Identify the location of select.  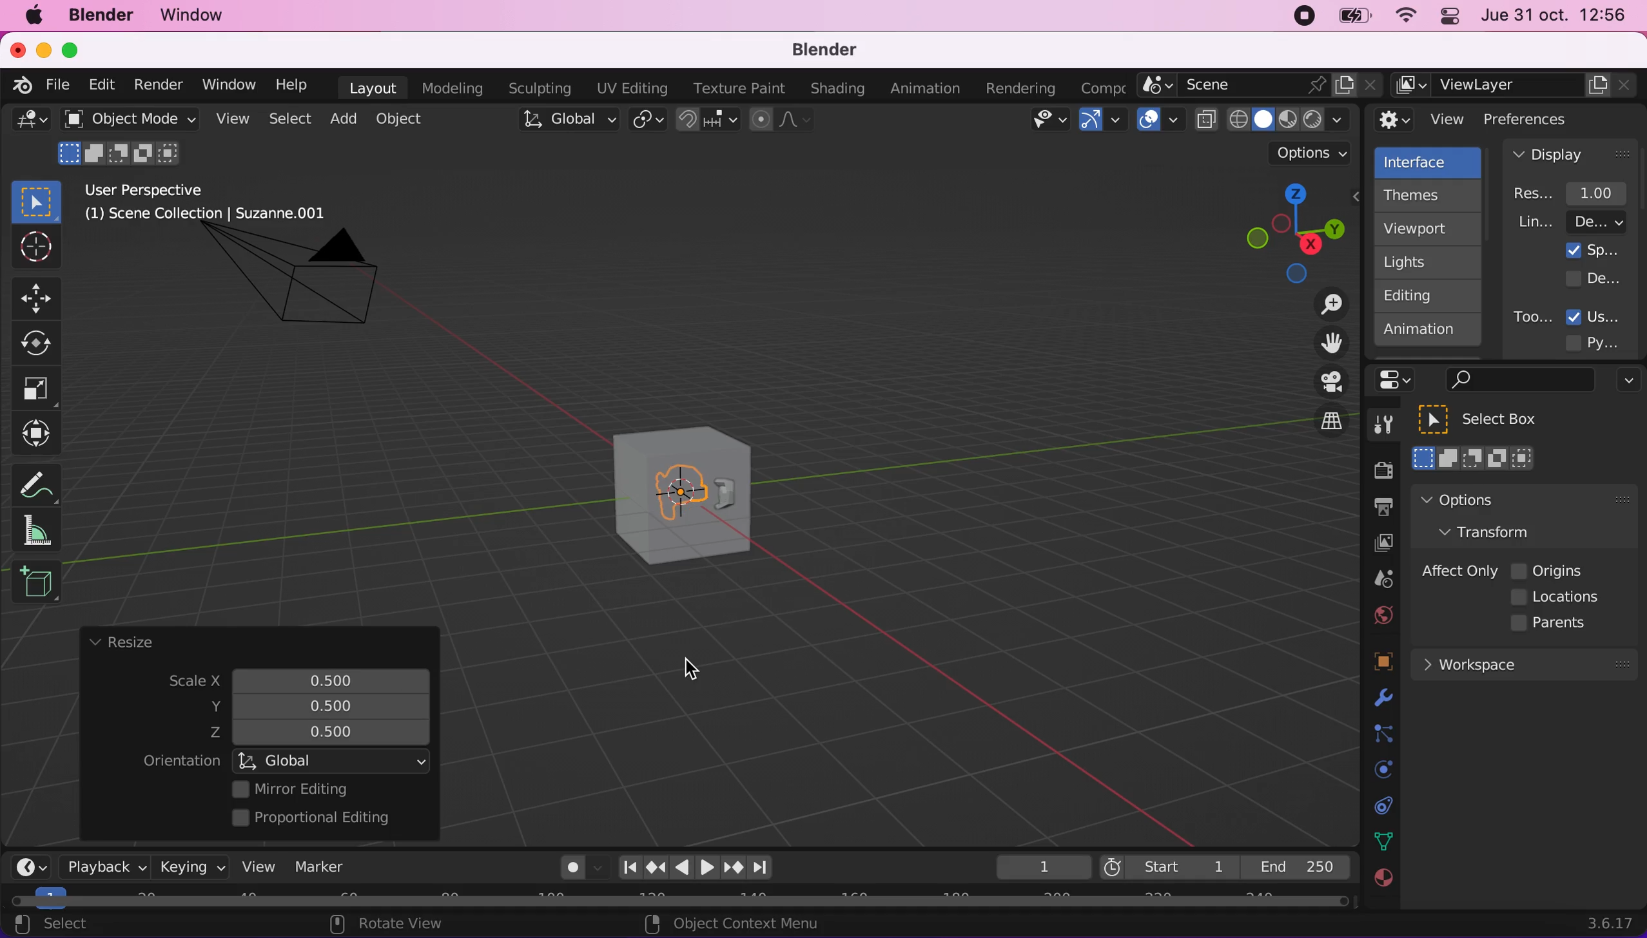
(289, 120).